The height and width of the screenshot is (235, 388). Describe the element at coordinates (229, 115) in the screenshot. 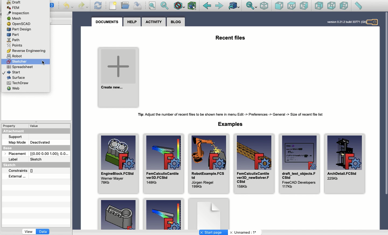

I see `Tip: Adjust the number of recent files to be shown here in menu Edit -> Preferences -> General -> Size of recent file list` at that location.